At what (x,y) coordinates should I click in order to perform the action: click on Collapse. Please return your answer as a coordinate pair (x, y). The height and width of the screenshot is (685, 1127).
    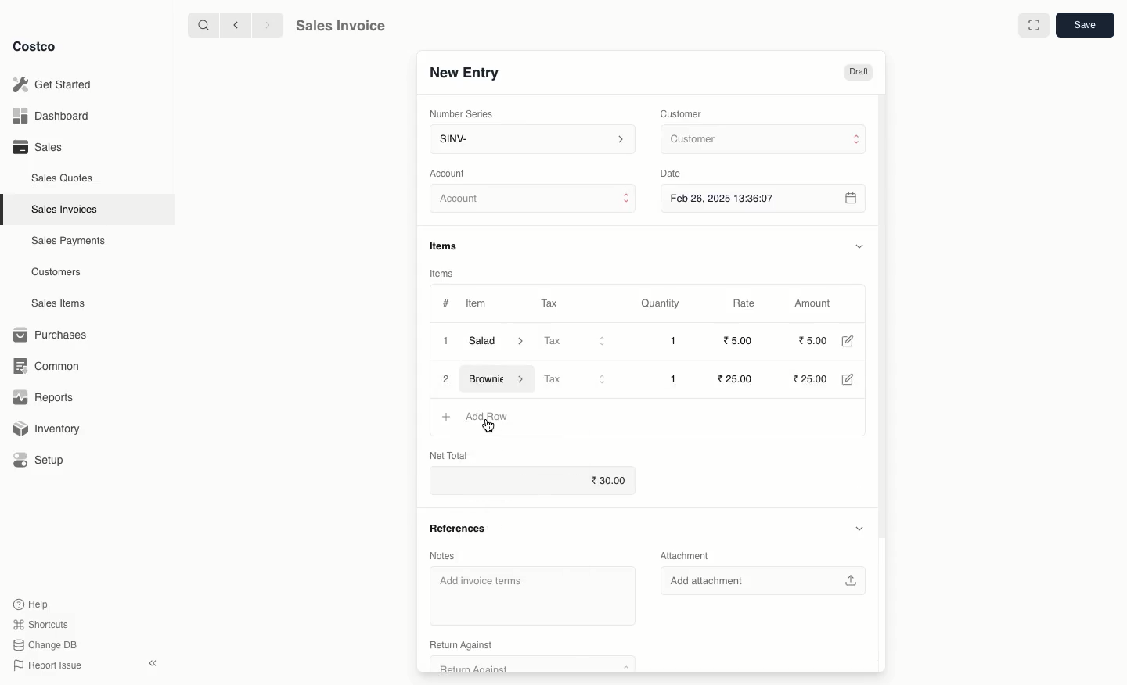
    Looking at the image, I should click on (154, 664).